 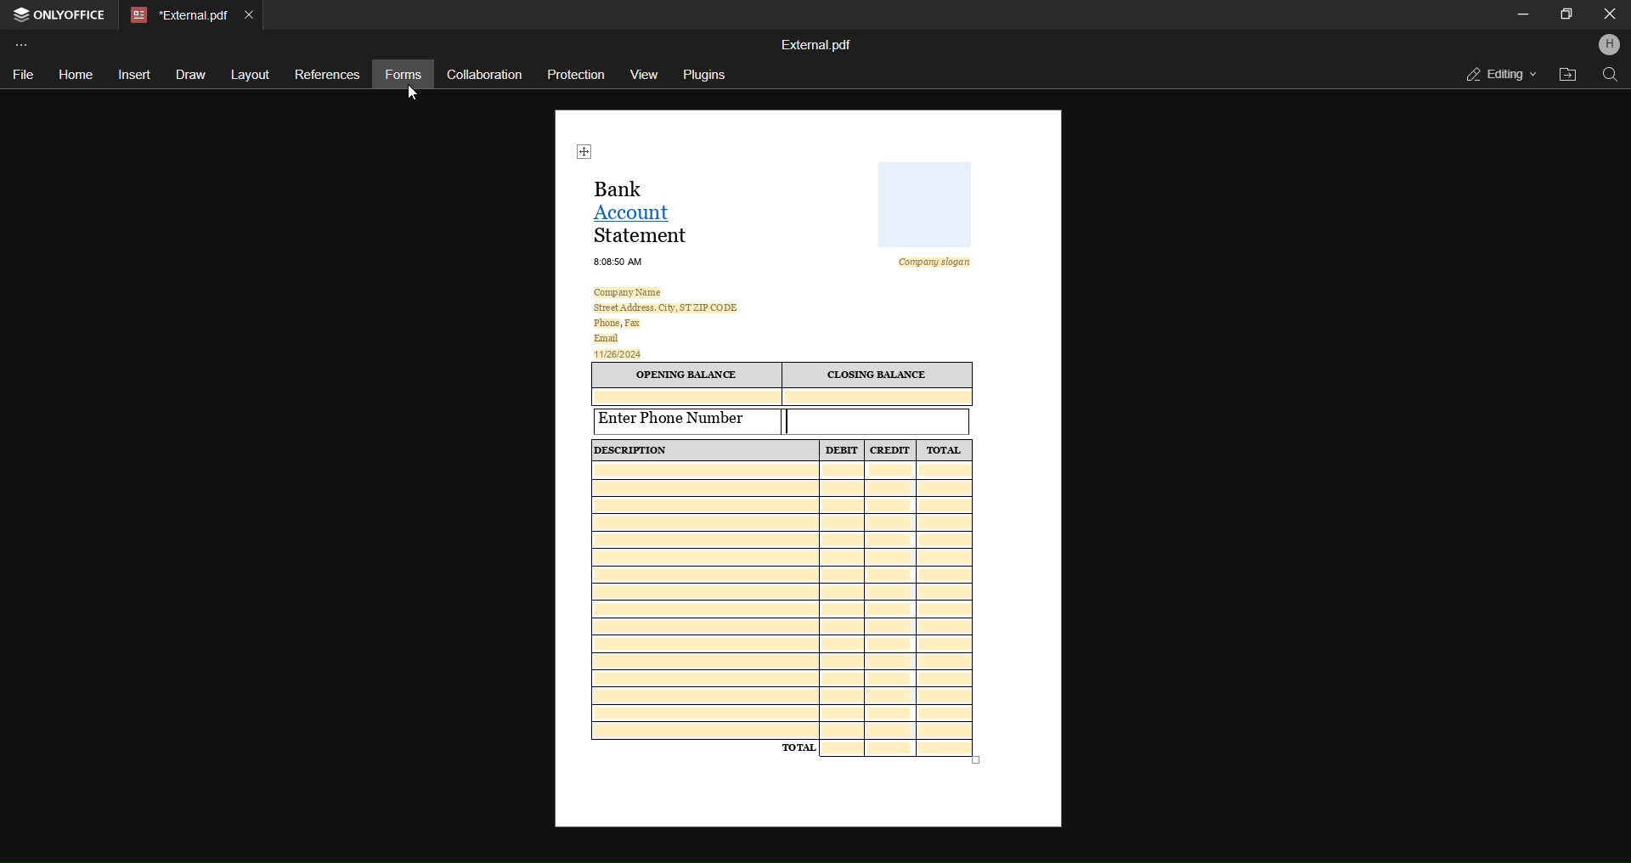 I want to click on editing, so click(x=1496, y=74).